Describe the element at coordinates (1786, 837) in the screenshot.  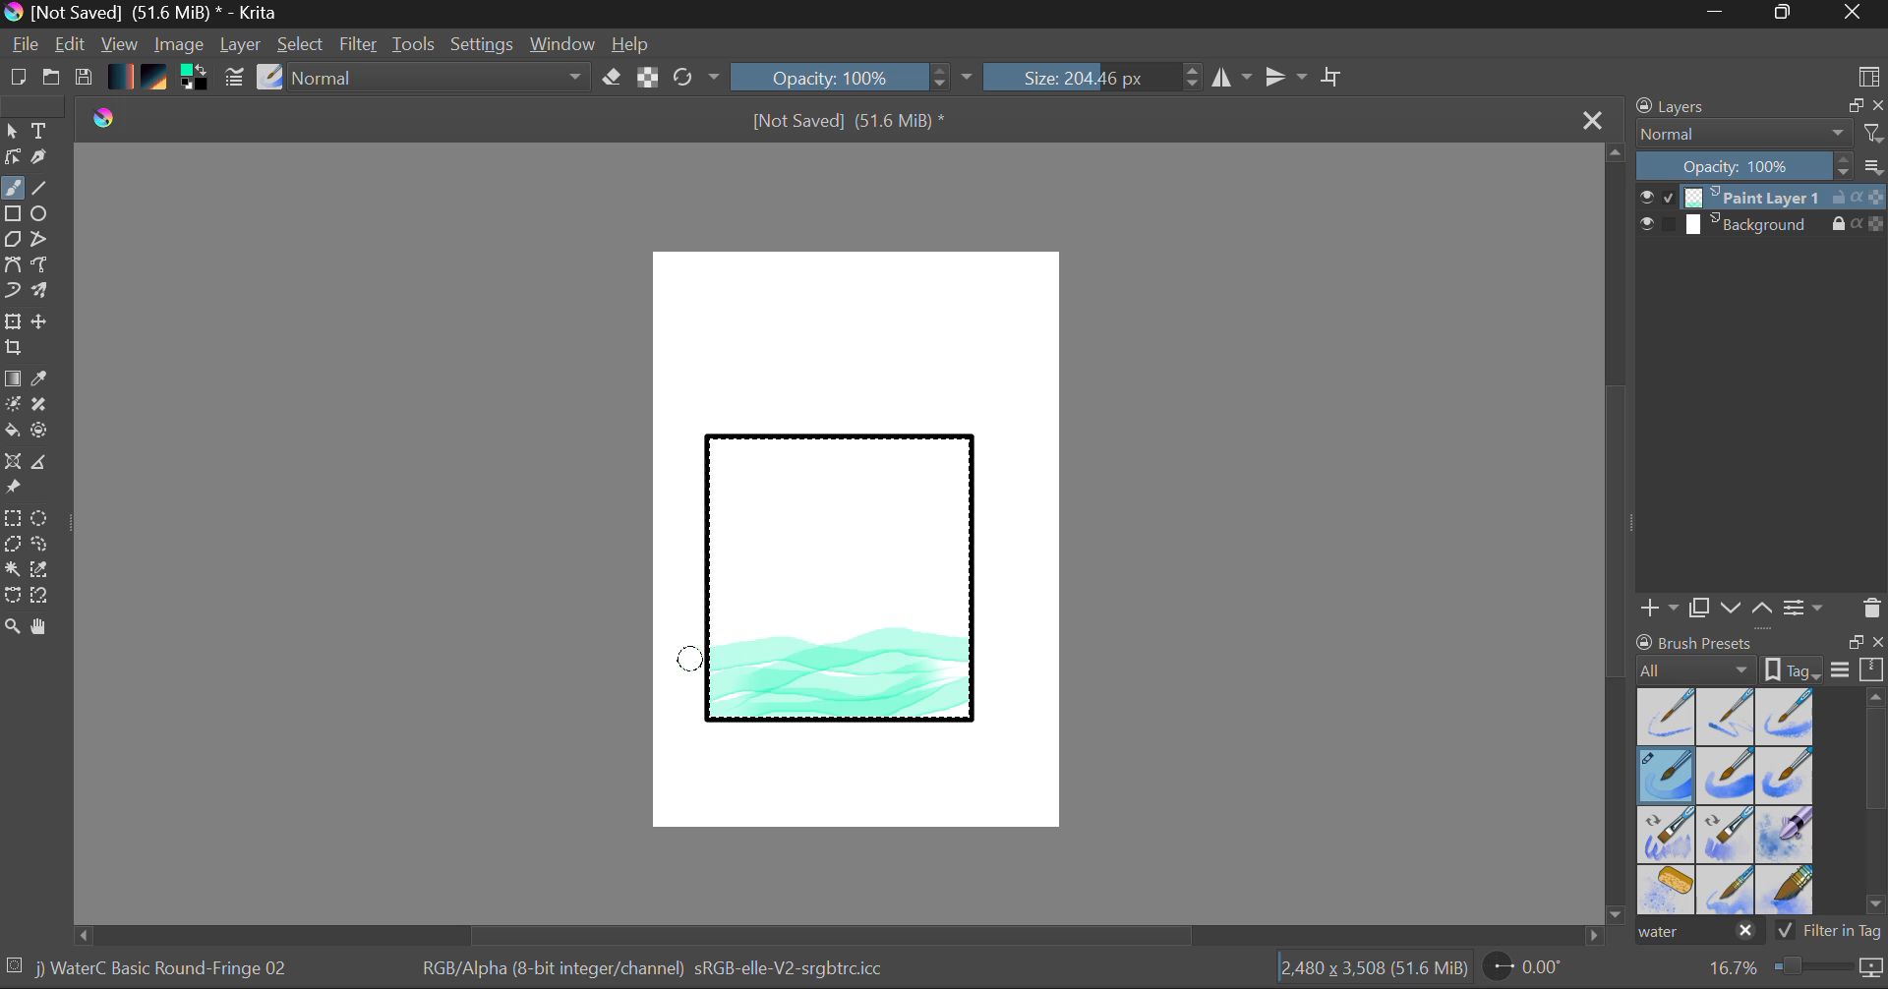
I see `Water C - Special Blobs` at that location.